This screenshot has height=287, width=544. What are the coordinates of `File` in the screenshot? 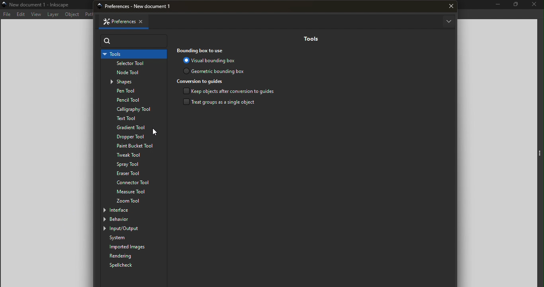 It's located at (6, 14).